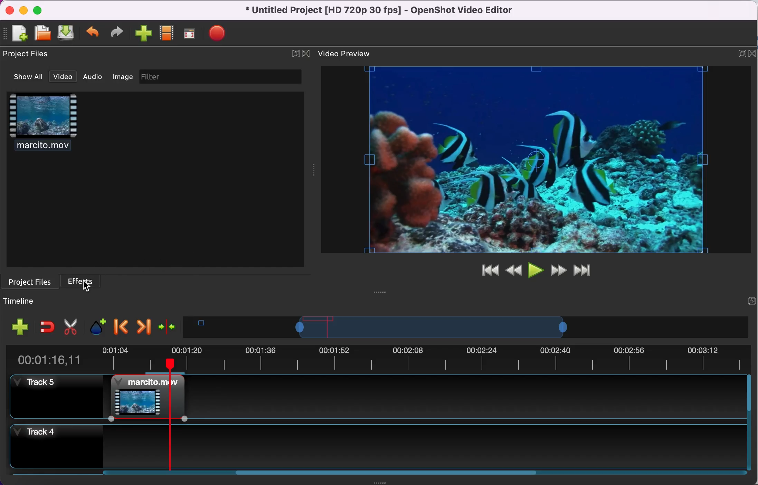 Image resolution: width=758 pixels, height=485 pixels. I want to click on add marker, so click(94, 326).